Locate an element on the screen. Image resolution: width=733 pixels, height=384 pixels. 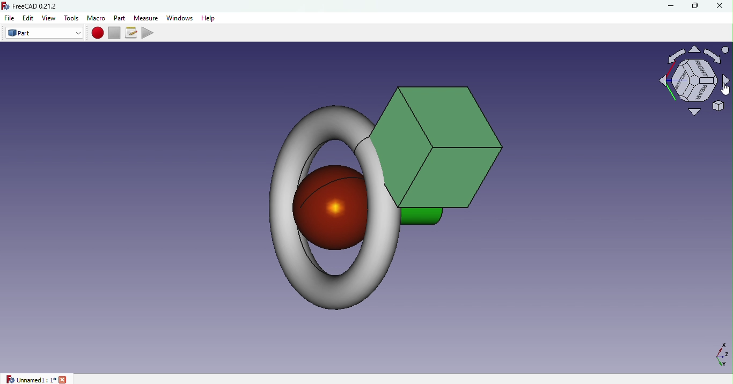
View is located at coordinates (49, 18).